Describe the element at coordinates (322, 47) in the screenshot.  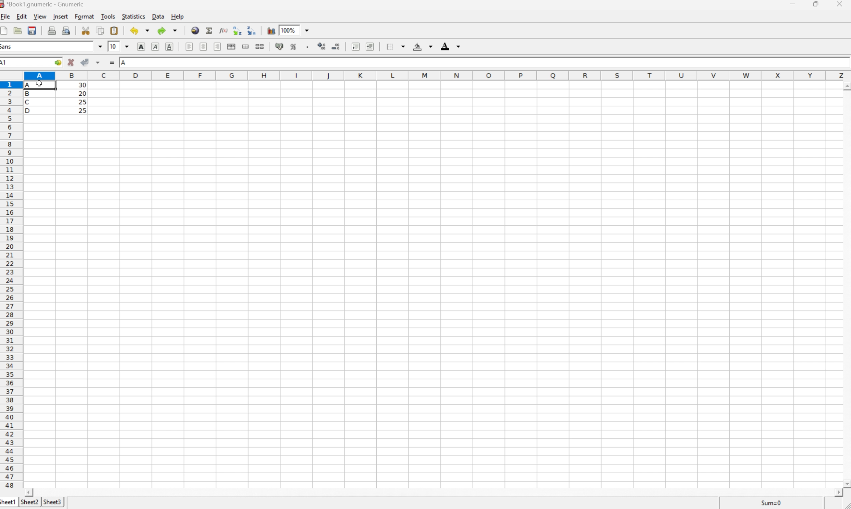
I see `Increase number of decimals displayed` at that location.